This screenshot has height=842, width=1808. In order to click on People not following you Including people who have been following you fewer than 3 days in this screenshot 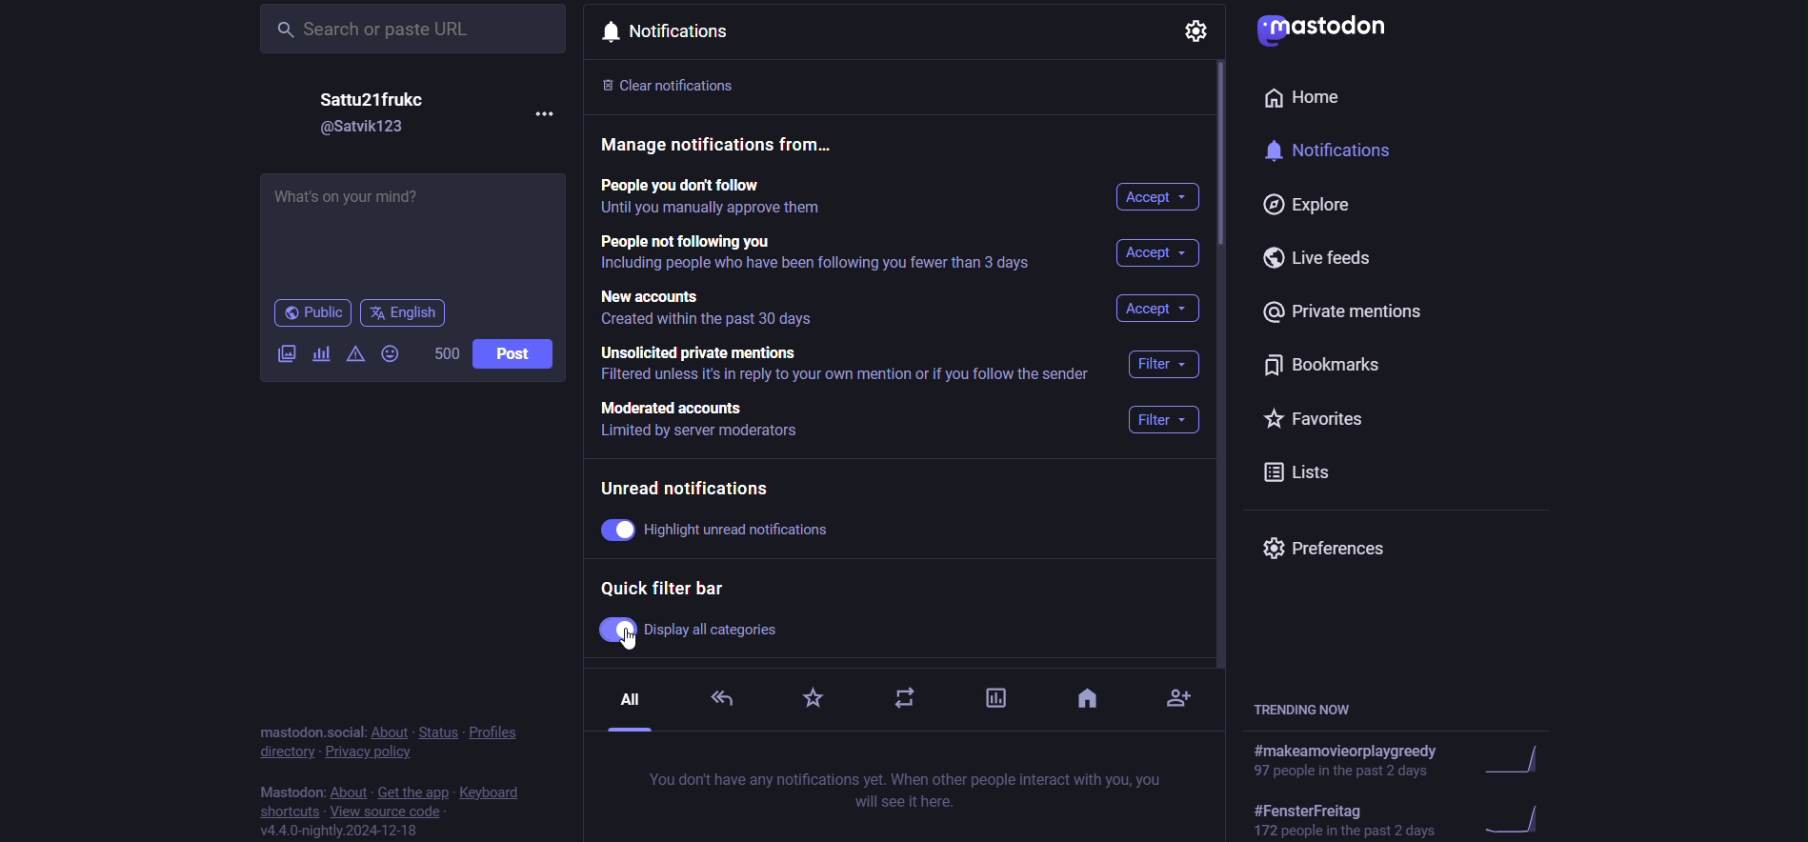, I will do `click(821, 255)`.